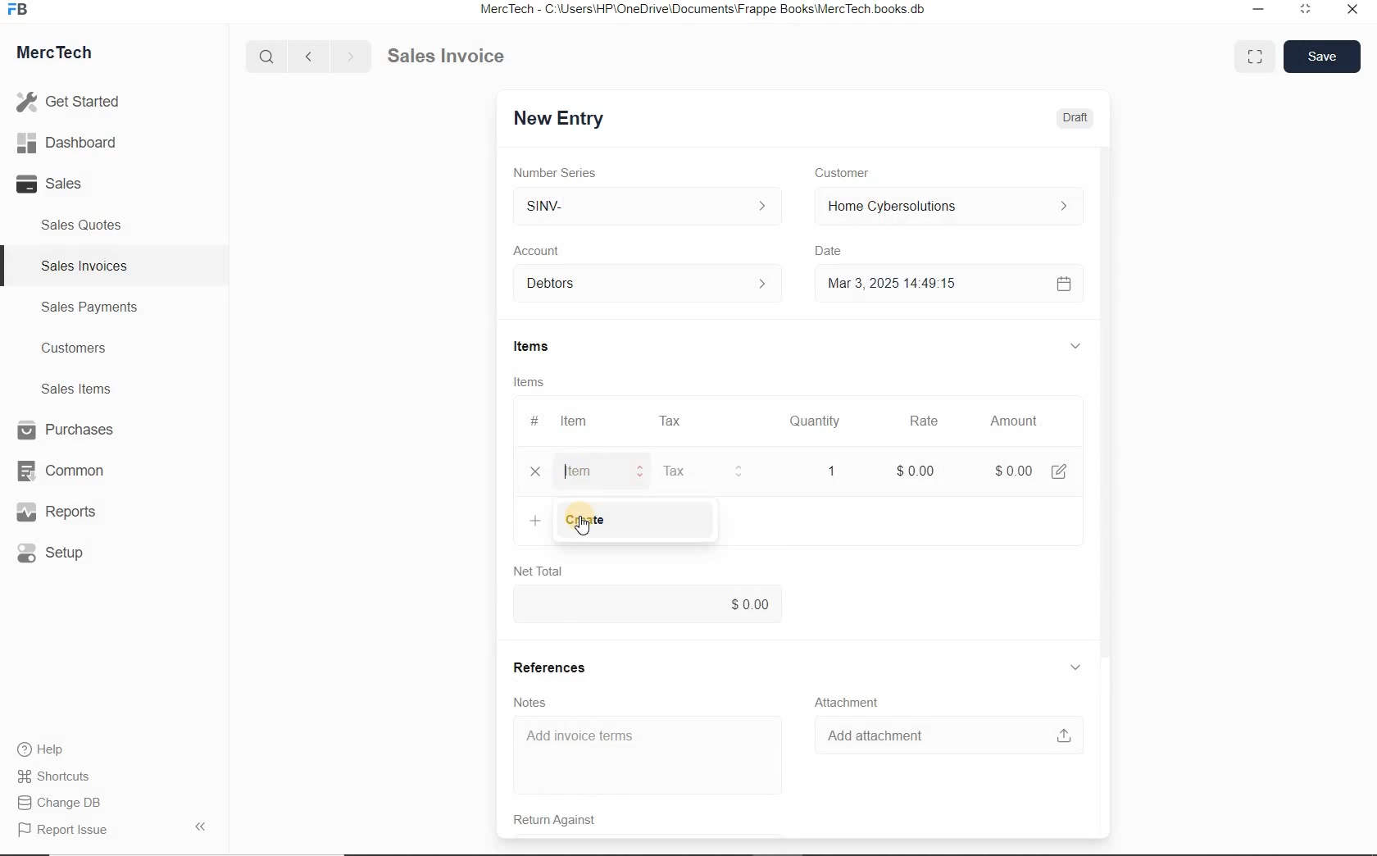 This screenshot has width=1377, height=856. I want to click on Save, so click(1321, 56).